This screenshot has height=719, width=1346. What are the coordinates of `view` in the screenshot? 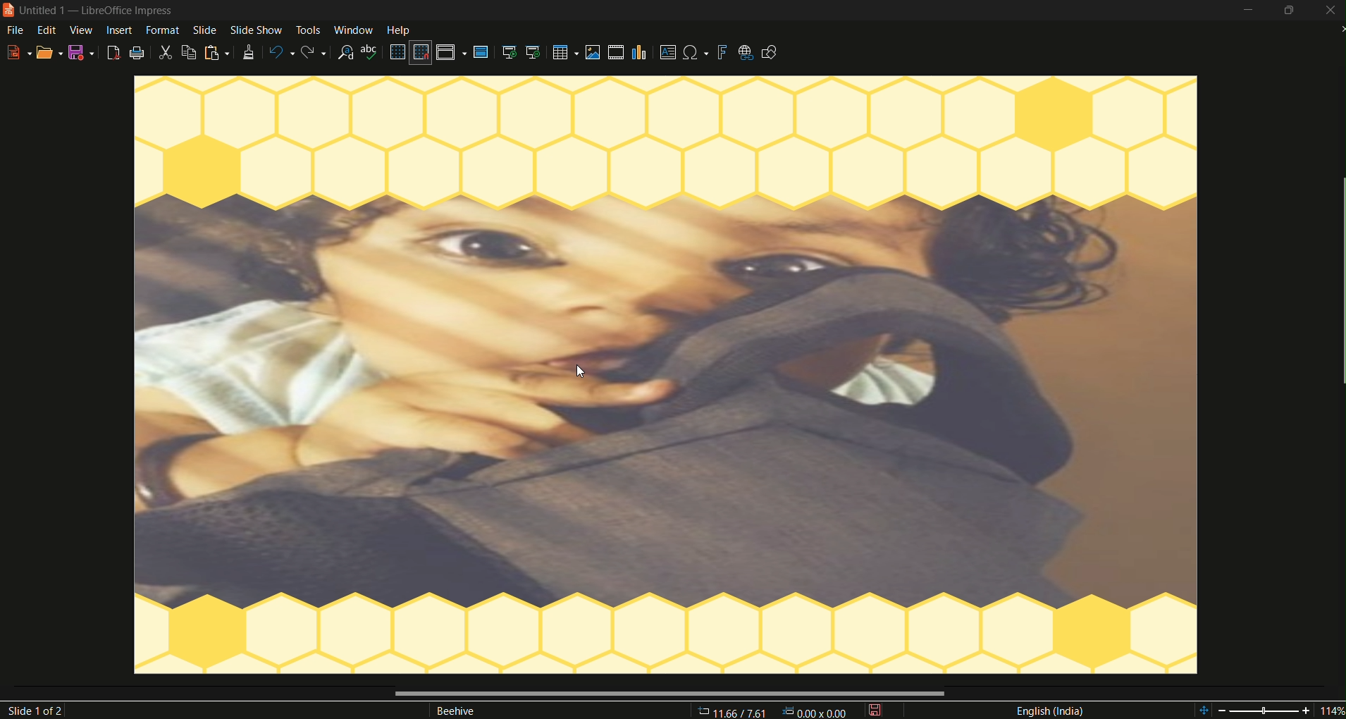 It's located at (82, 30).